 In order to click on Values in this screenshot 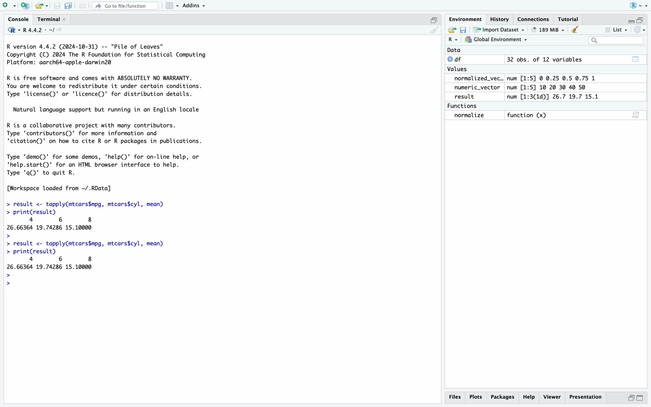, I will do `click(457, 69)`.